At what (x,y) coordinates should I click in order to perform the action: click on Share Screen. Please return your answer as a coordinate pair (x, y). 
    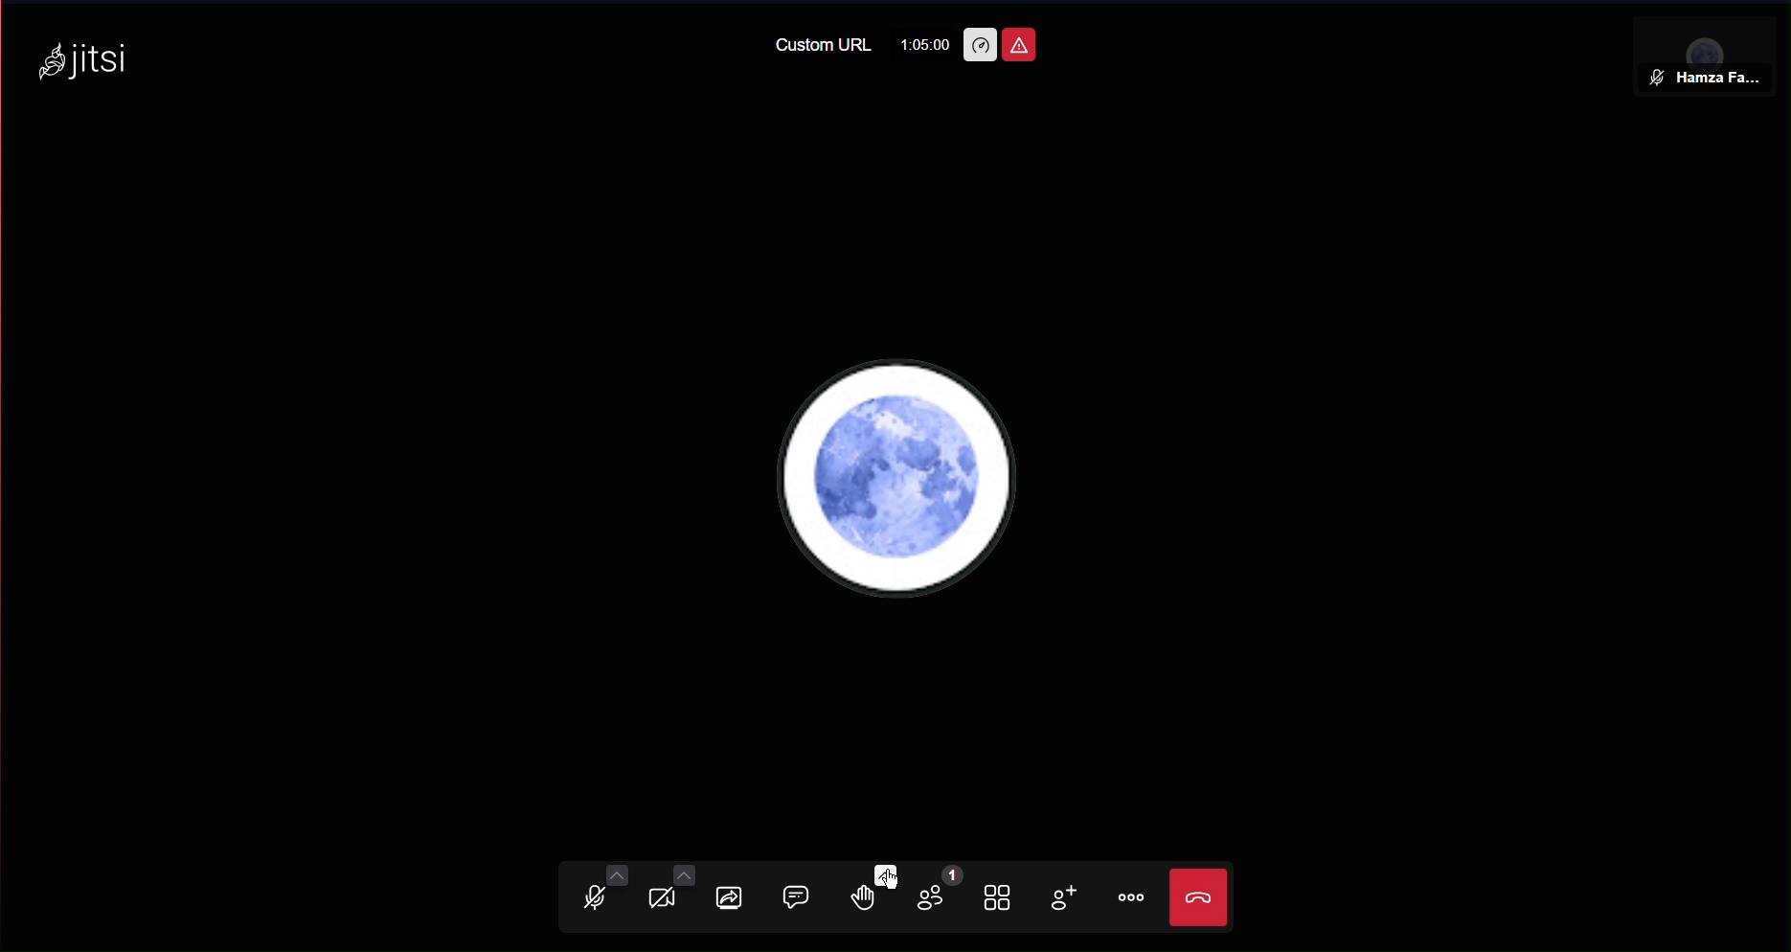
    Looking at the image, I should click on (739, 899).